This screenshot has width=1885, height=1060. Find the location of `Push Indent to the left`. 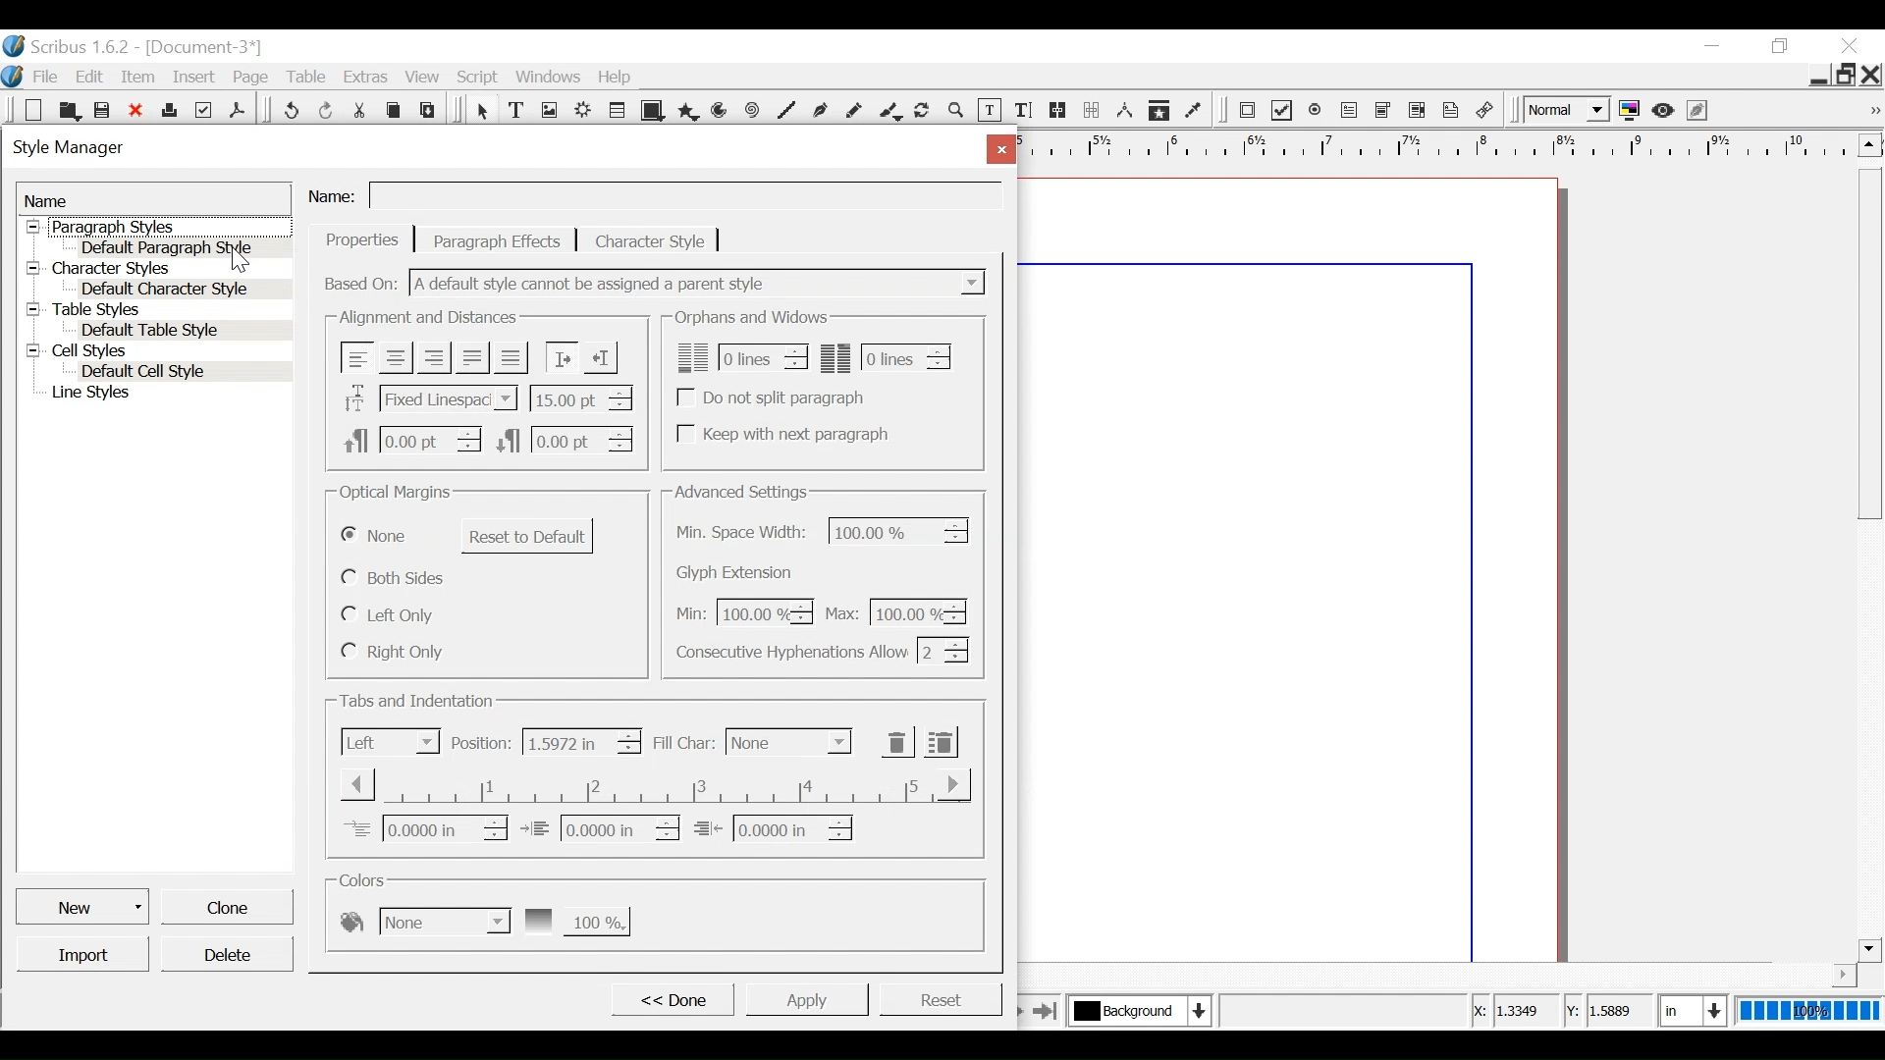

Push Indent to the left is located at coordinates (600, 355).